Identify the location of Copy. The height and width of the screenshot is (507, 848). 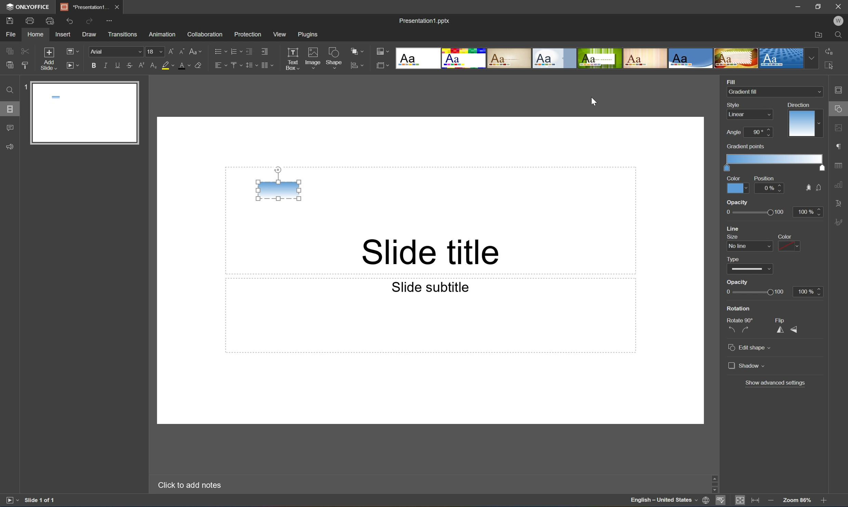
(10, 51).